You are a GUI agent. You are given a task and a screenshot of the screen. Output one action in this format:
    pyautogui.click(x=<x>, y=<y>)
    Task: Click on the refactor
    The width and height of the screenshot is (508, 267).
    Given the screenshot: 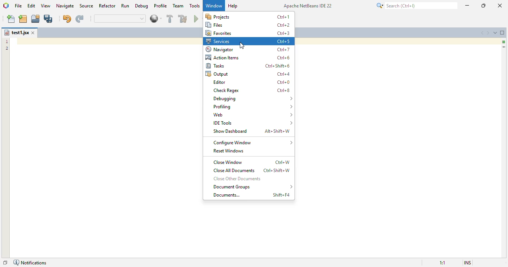 What is the action you would take?
    pyautogui.click(x=107, y=6)
    